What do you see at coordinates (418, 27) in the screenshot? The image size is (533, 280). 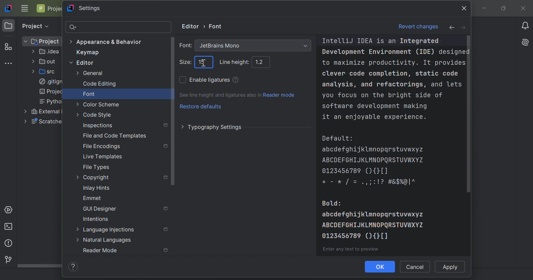 I see `Revert changes` at bounding box center [418, 27].